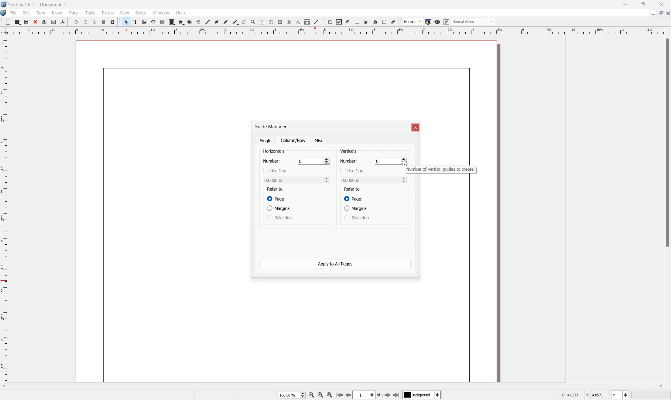 This screenshot has width=671, height=400. Describe the element at coordinates (428, 22) in the screenshot. I see `toggle color management system` at that location.